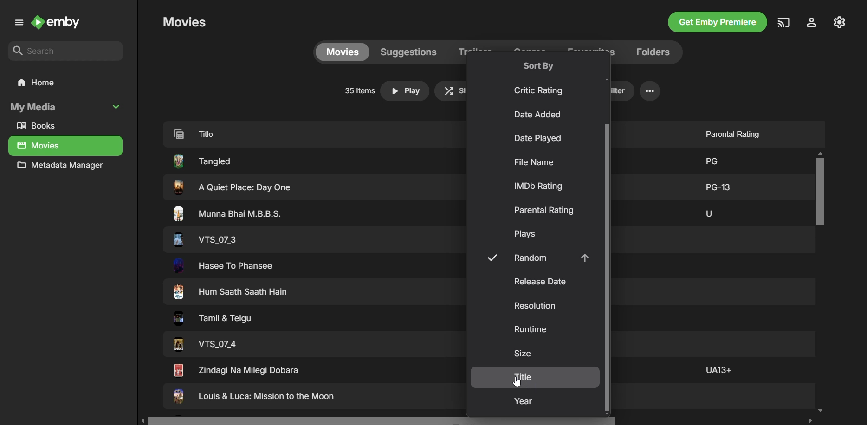 The image size is (867, 425). I want to click on Vertical Scroll Bar, so click(605, 268).